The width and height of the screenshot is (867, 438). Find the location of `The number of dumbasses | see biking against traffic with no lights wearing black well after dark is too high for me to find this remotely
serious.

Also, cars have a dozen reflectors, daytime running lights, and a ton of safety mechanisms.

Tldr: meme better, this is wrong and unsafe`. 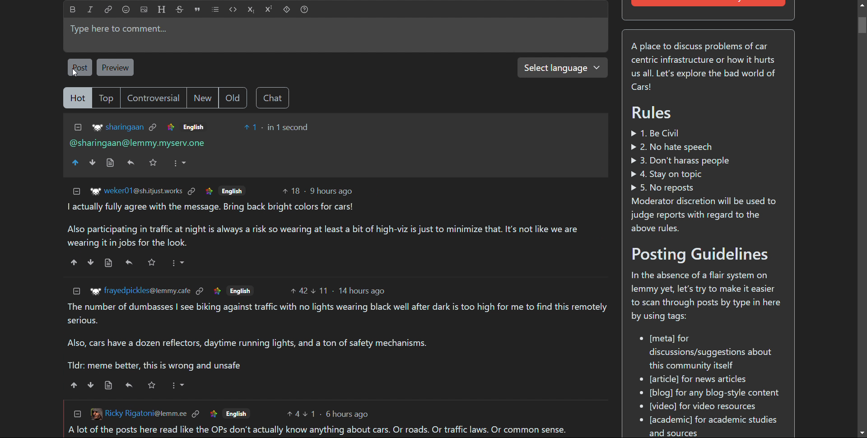

The number of dumbasses | see biking against traffic with no lights wearing black well after dark is too high for me to find this remotely
serious.

Also, cars have a dozen reflectors, daytime running lights, and a ton of safety mechanisms.

Tldr: meme better, this is wrong and unsafe is located at coordinates (339, 337).